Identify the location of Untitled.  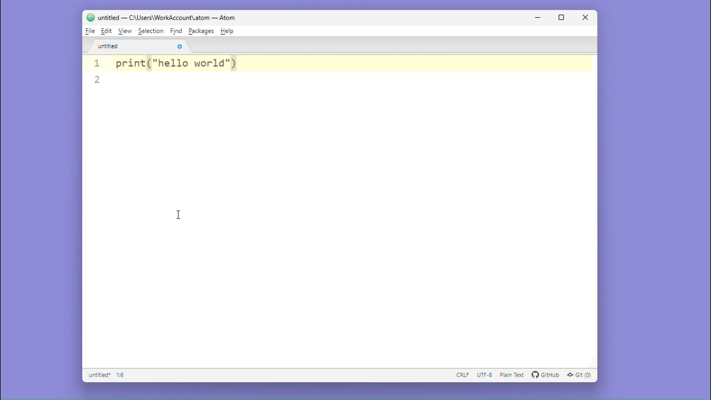
(100, 376).